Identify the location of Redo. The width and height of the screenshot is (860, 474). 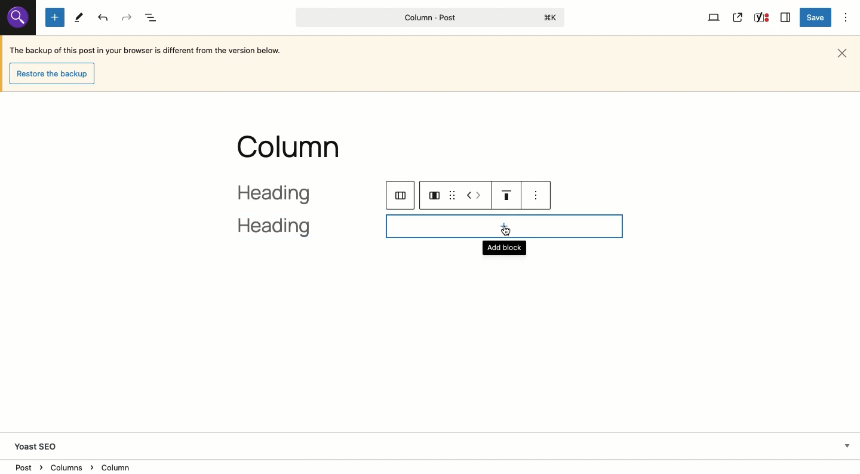
(127, 18).